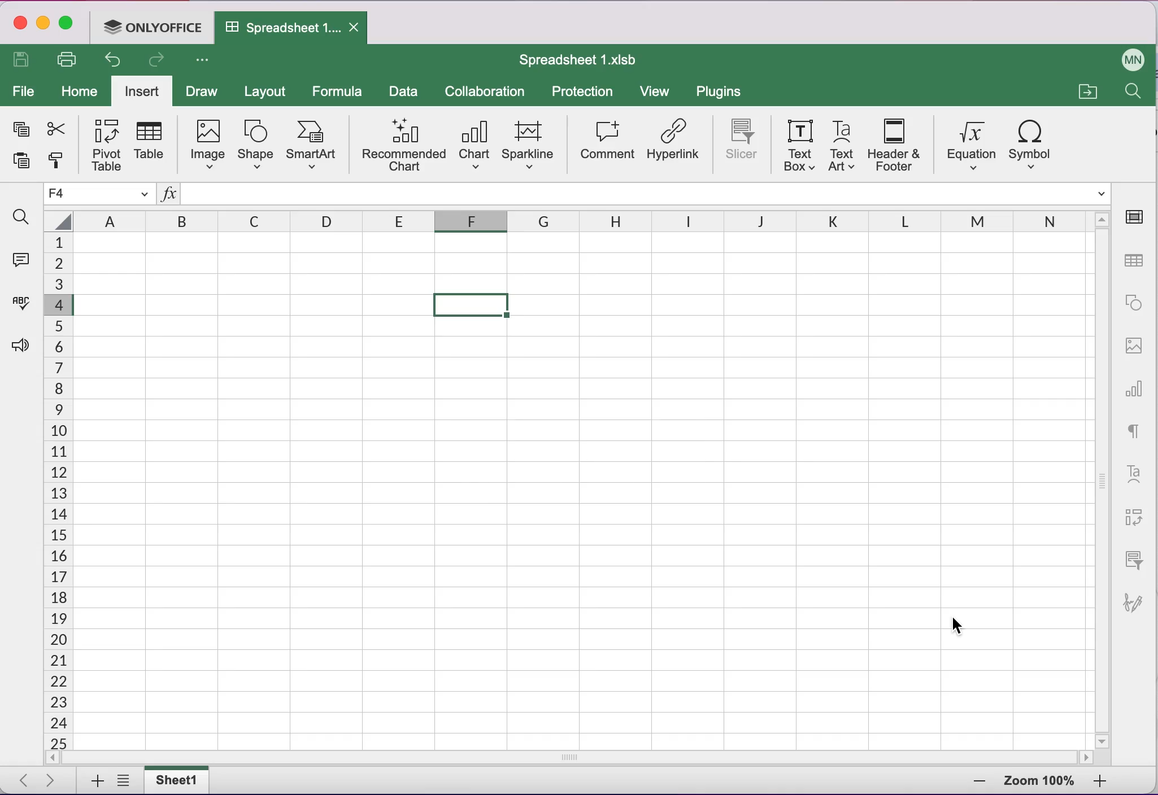 This screenshot has height=795, width=1158. What do you see at coordinates (474, 145) in the screenshot?
I see `chart` at bounding box center [474, 145].